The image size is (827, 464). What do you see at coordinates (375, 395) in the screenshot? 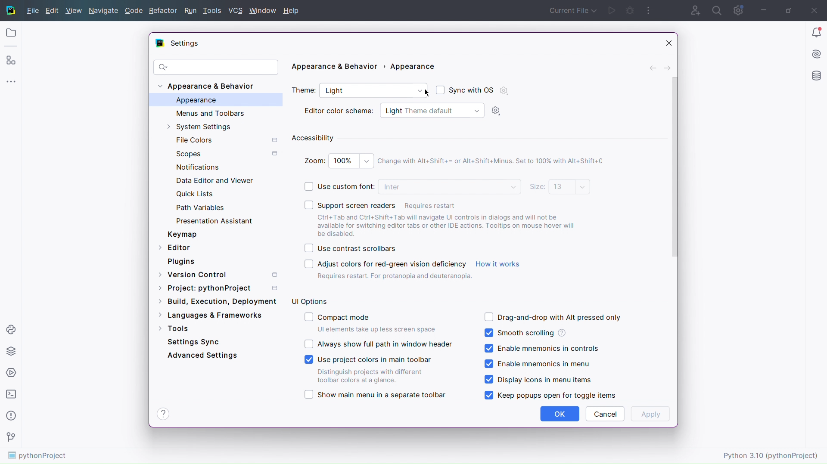
I see `Show main menu in a separate toolbar` at bounding box center [375, 395].